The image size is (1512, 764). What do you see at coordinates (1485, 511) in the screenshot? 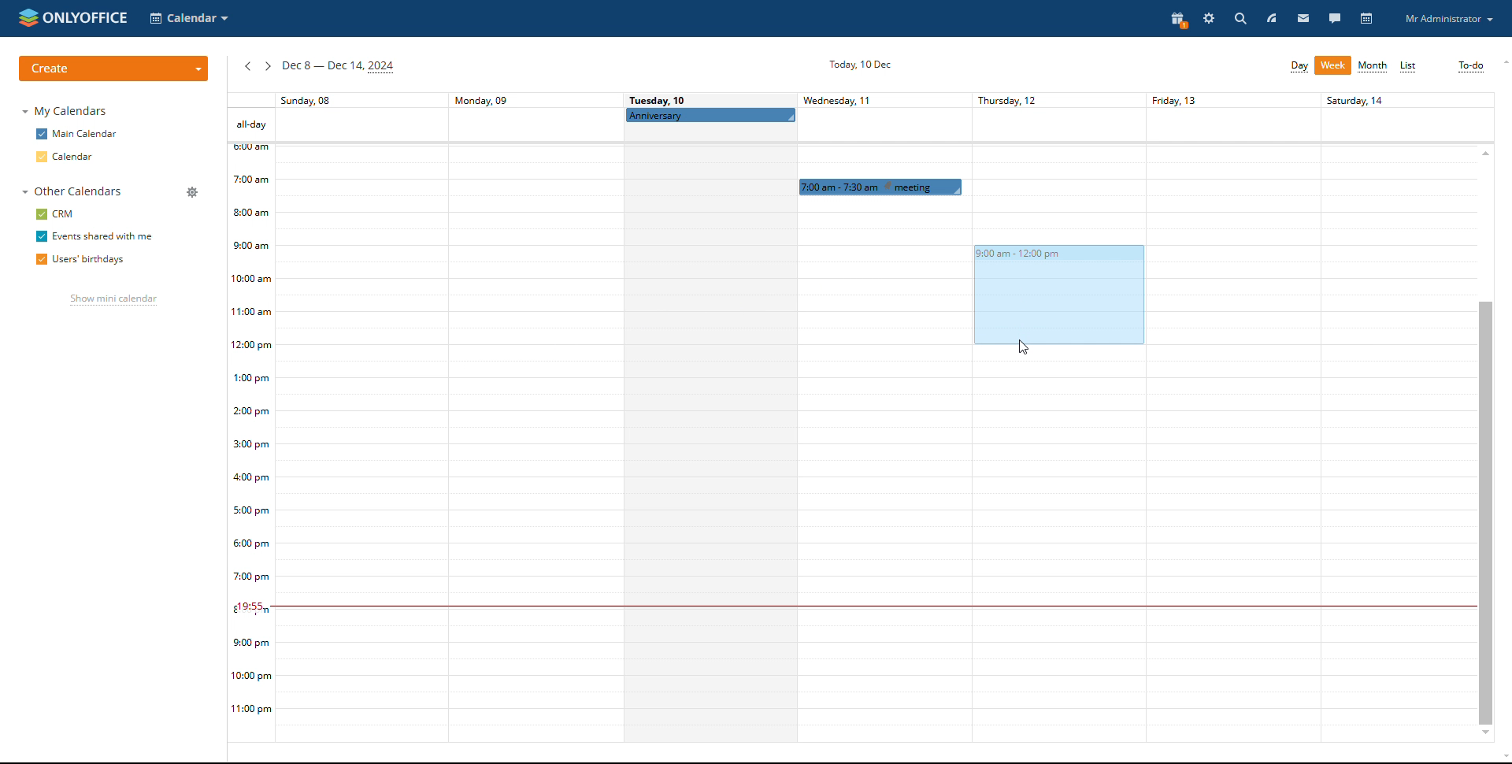
I see `scrollbar` at bounding box center [1485, 511].